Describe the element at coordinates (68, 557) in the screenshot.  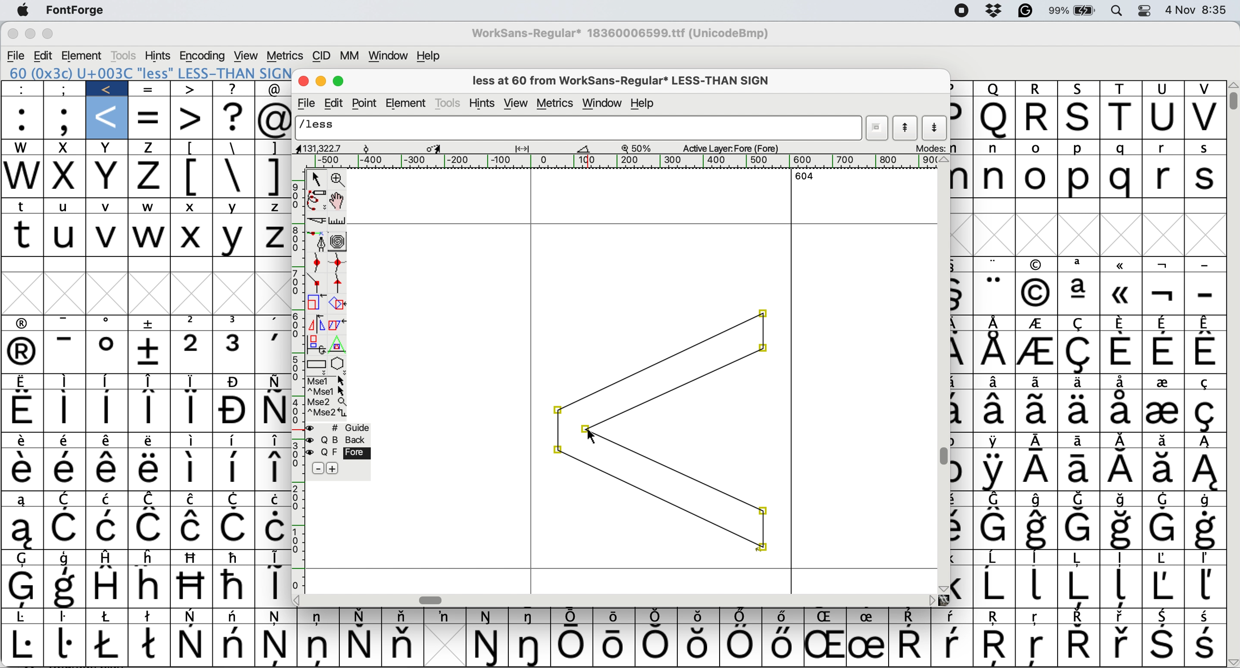
I see `Symbol` at that location.